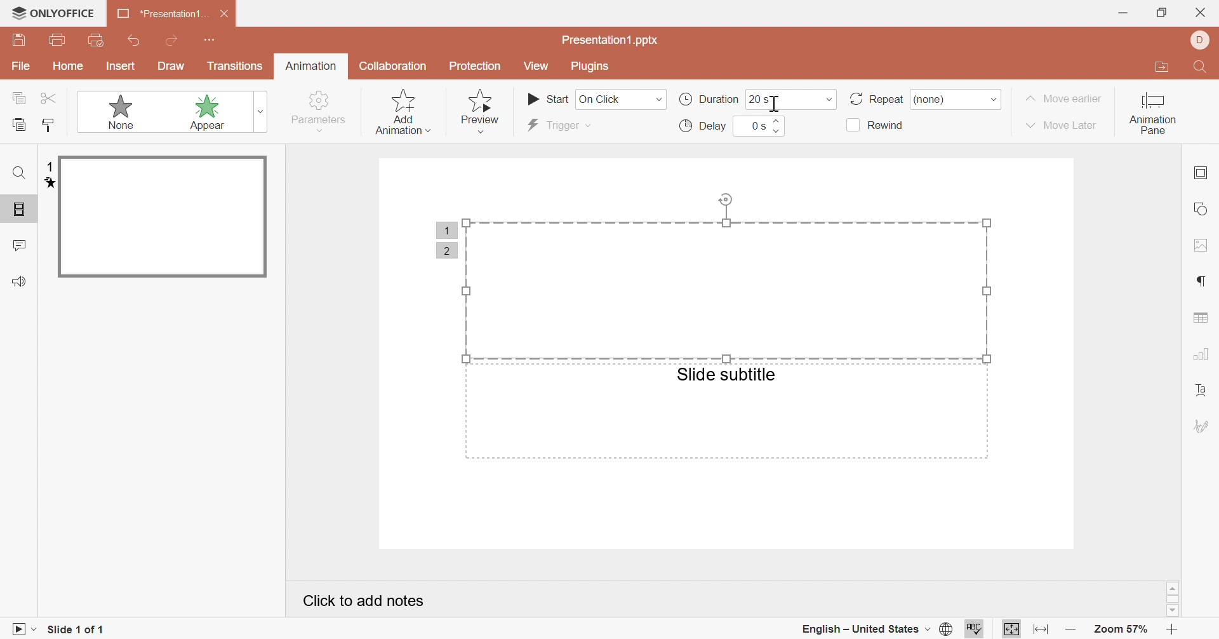 The image size is (1219, 639). I want to click on on click, so click(620, 99).